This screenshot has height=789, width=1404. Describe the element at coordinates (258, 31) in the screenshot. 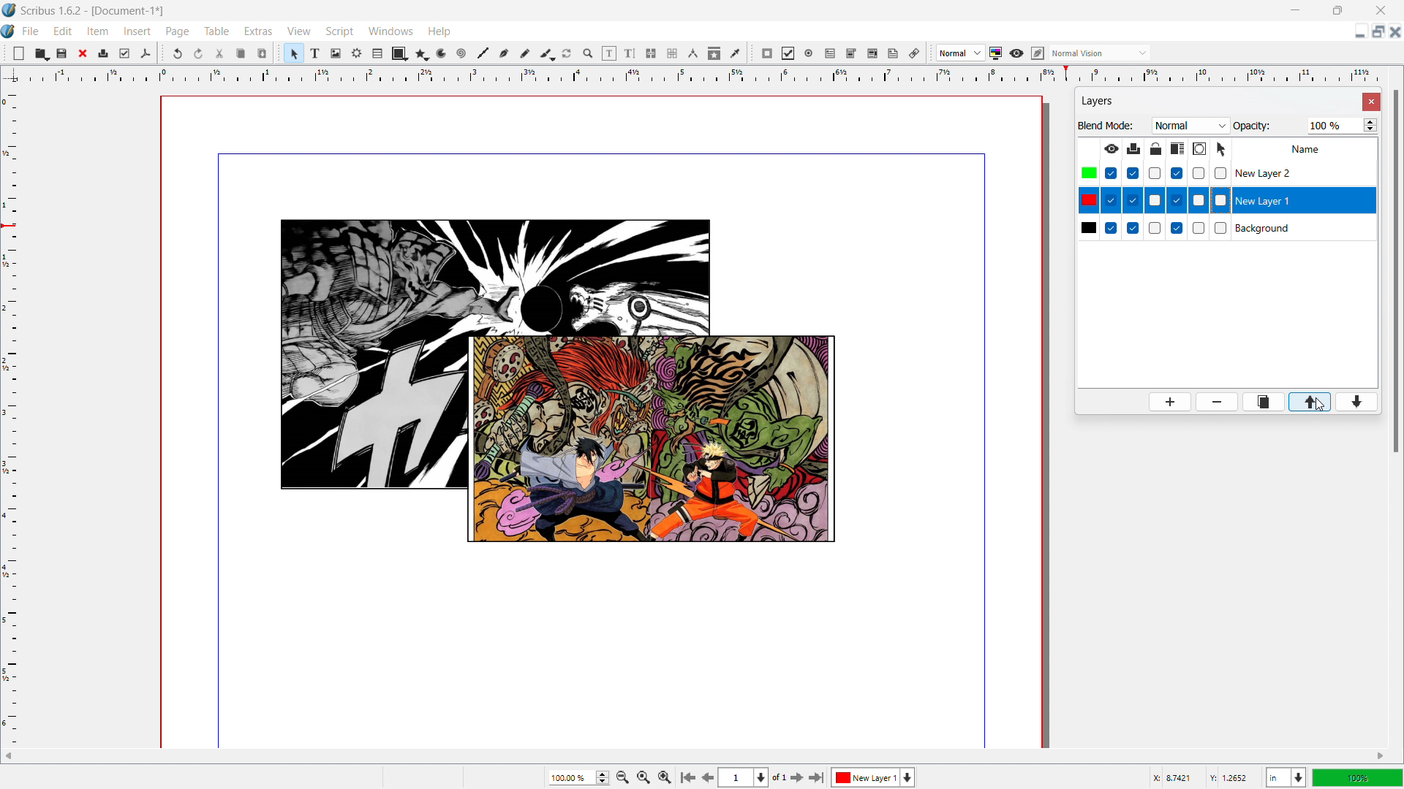

I see `extras` at that location.